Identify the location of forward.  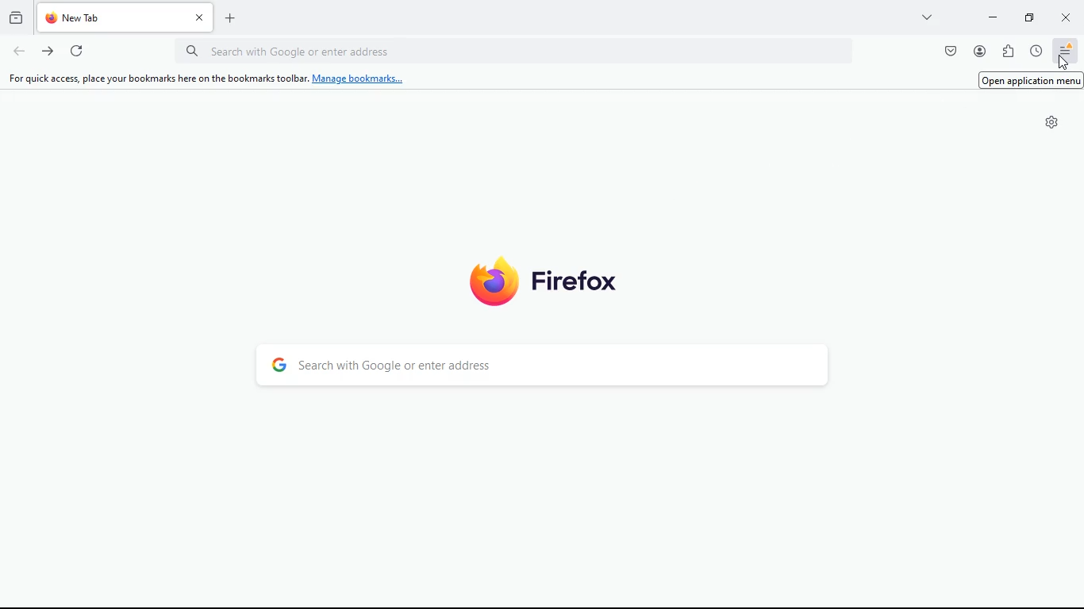
(47, 51).